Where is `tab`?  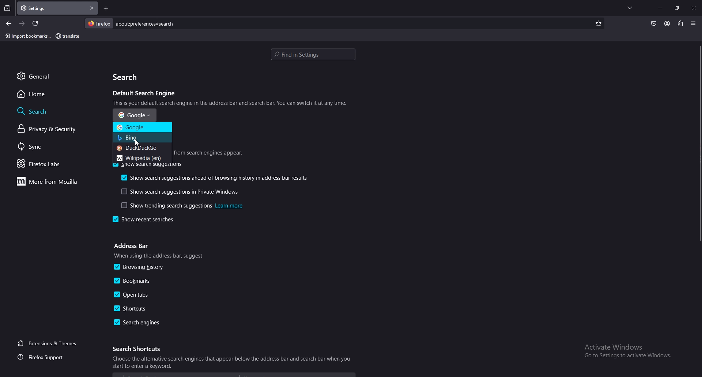 tab is located at coordinates (48, 8).